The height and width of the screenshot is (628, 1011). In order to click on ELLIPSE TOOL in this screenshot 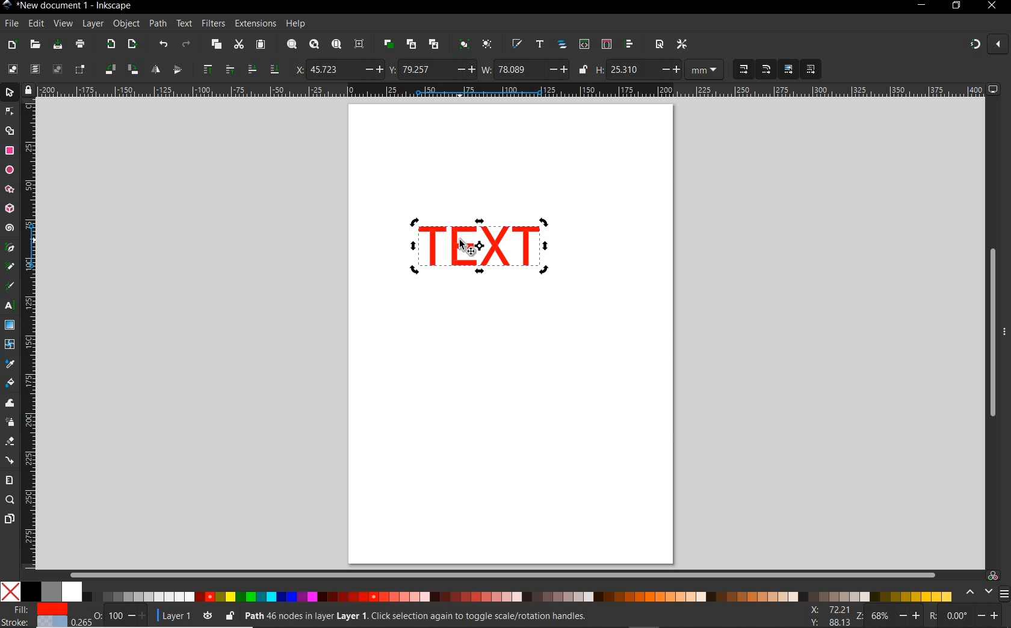, I will do `click(10, 171)`.